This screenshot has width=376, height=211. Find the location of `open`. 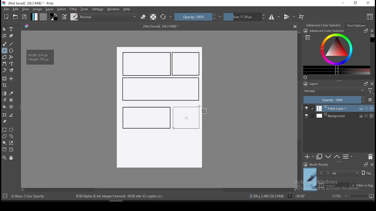

open is located at coordinates (15, 17).